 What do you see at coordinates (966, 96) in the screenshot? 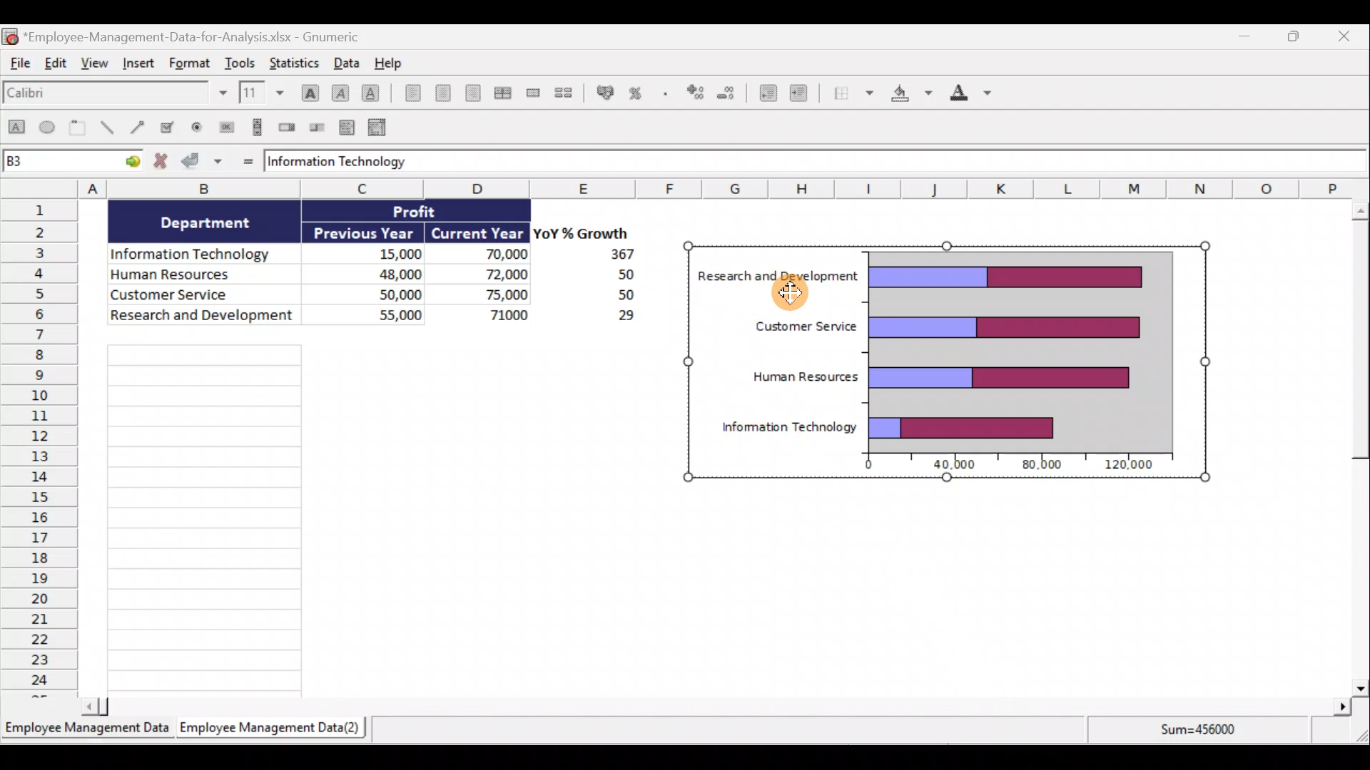
I see `Foreground` at bounding box center [966, 96].